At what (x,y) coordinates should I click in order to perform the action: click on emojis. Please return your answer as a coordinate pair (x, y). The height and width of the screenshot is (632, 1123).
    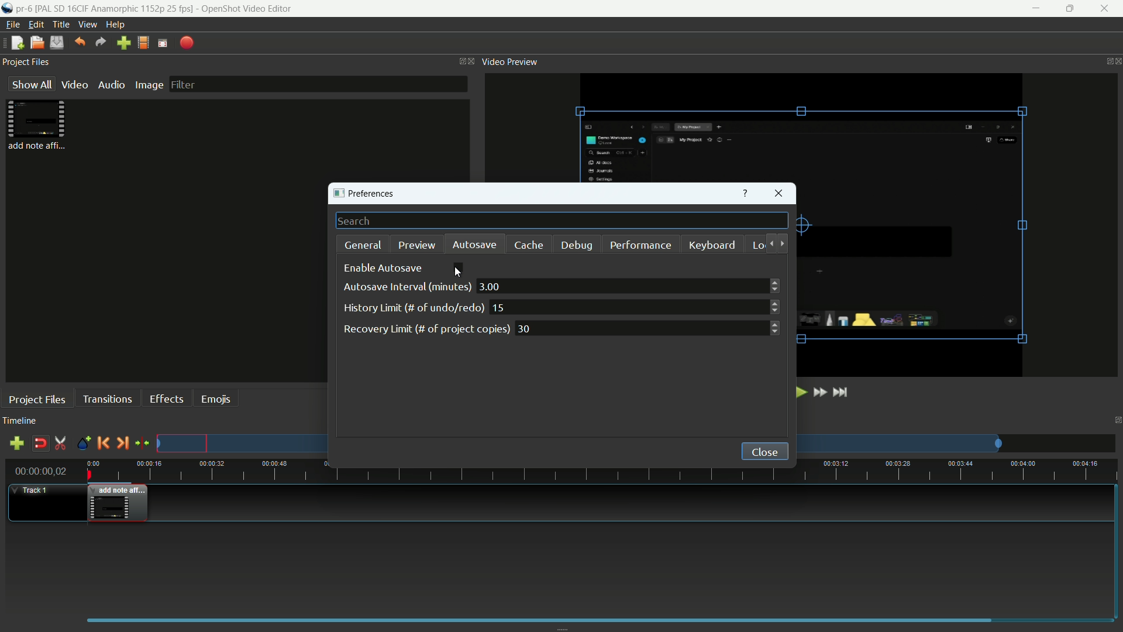
    Looking at the image, I should click on (216, 400).